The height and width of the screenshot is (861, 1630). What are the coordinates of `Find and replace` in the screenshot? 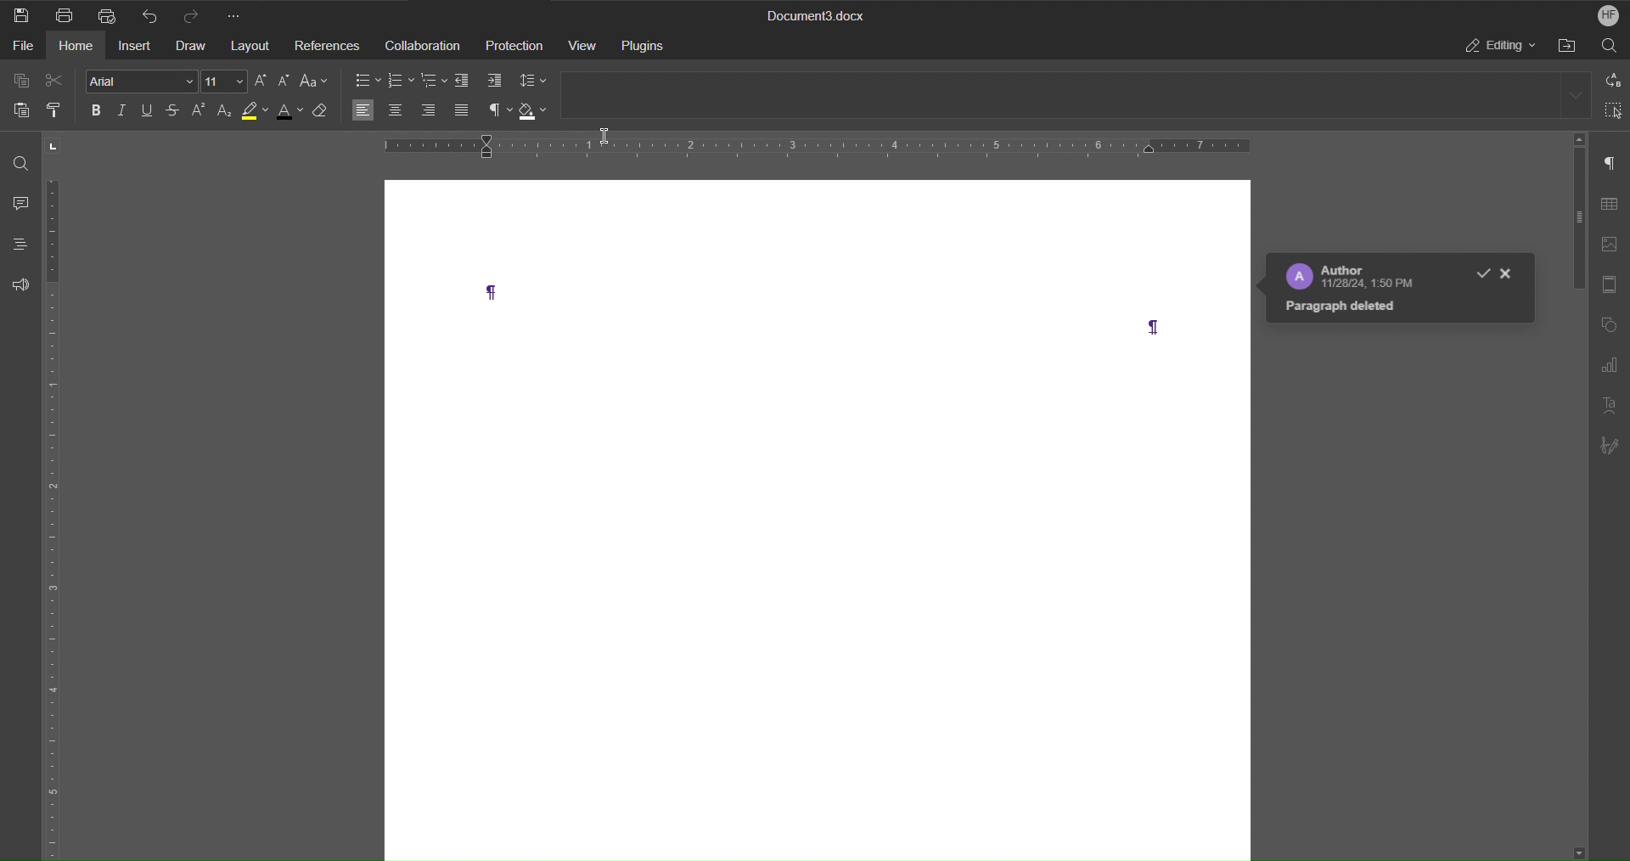 It's located at (1611, 79).